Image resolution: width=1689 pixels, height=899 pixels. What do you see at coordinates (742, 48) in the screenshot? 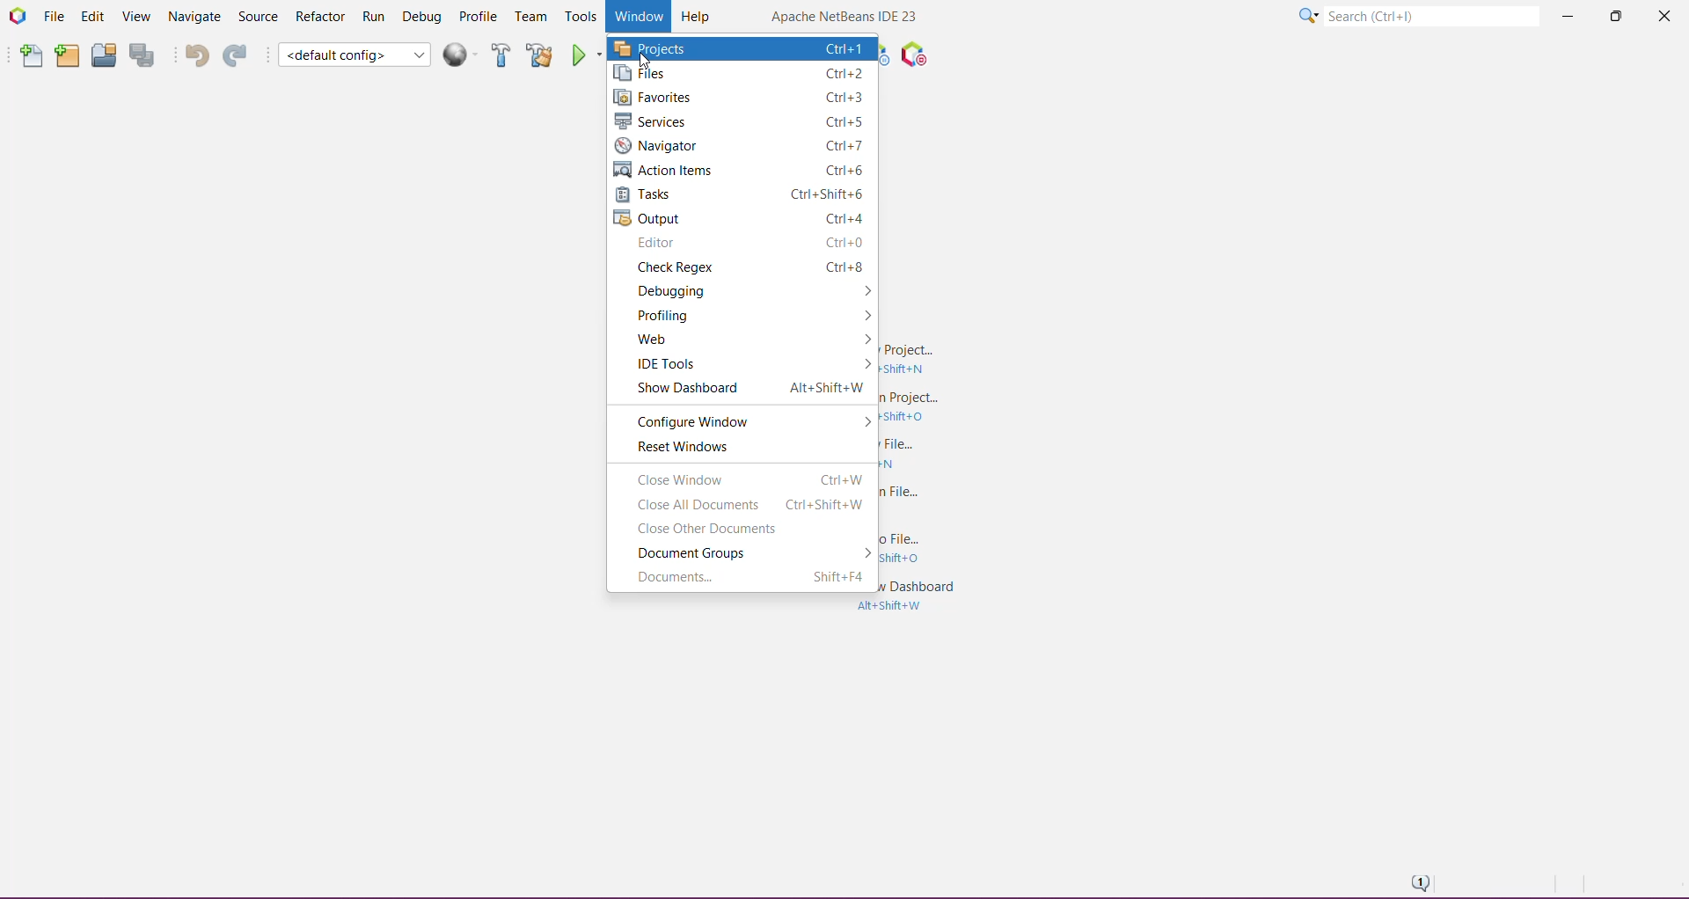
I see `Projects` at bounding box center [742, 48].